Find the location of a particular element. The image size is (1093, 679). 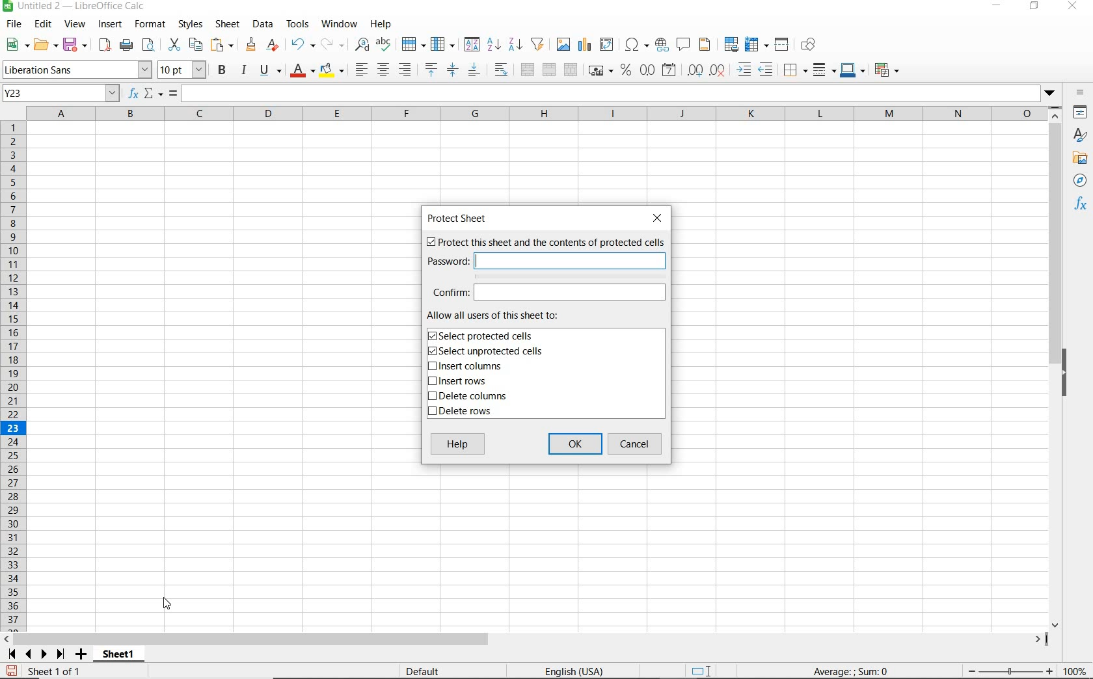

FONT SIZE is located at coordinates (183, 71).